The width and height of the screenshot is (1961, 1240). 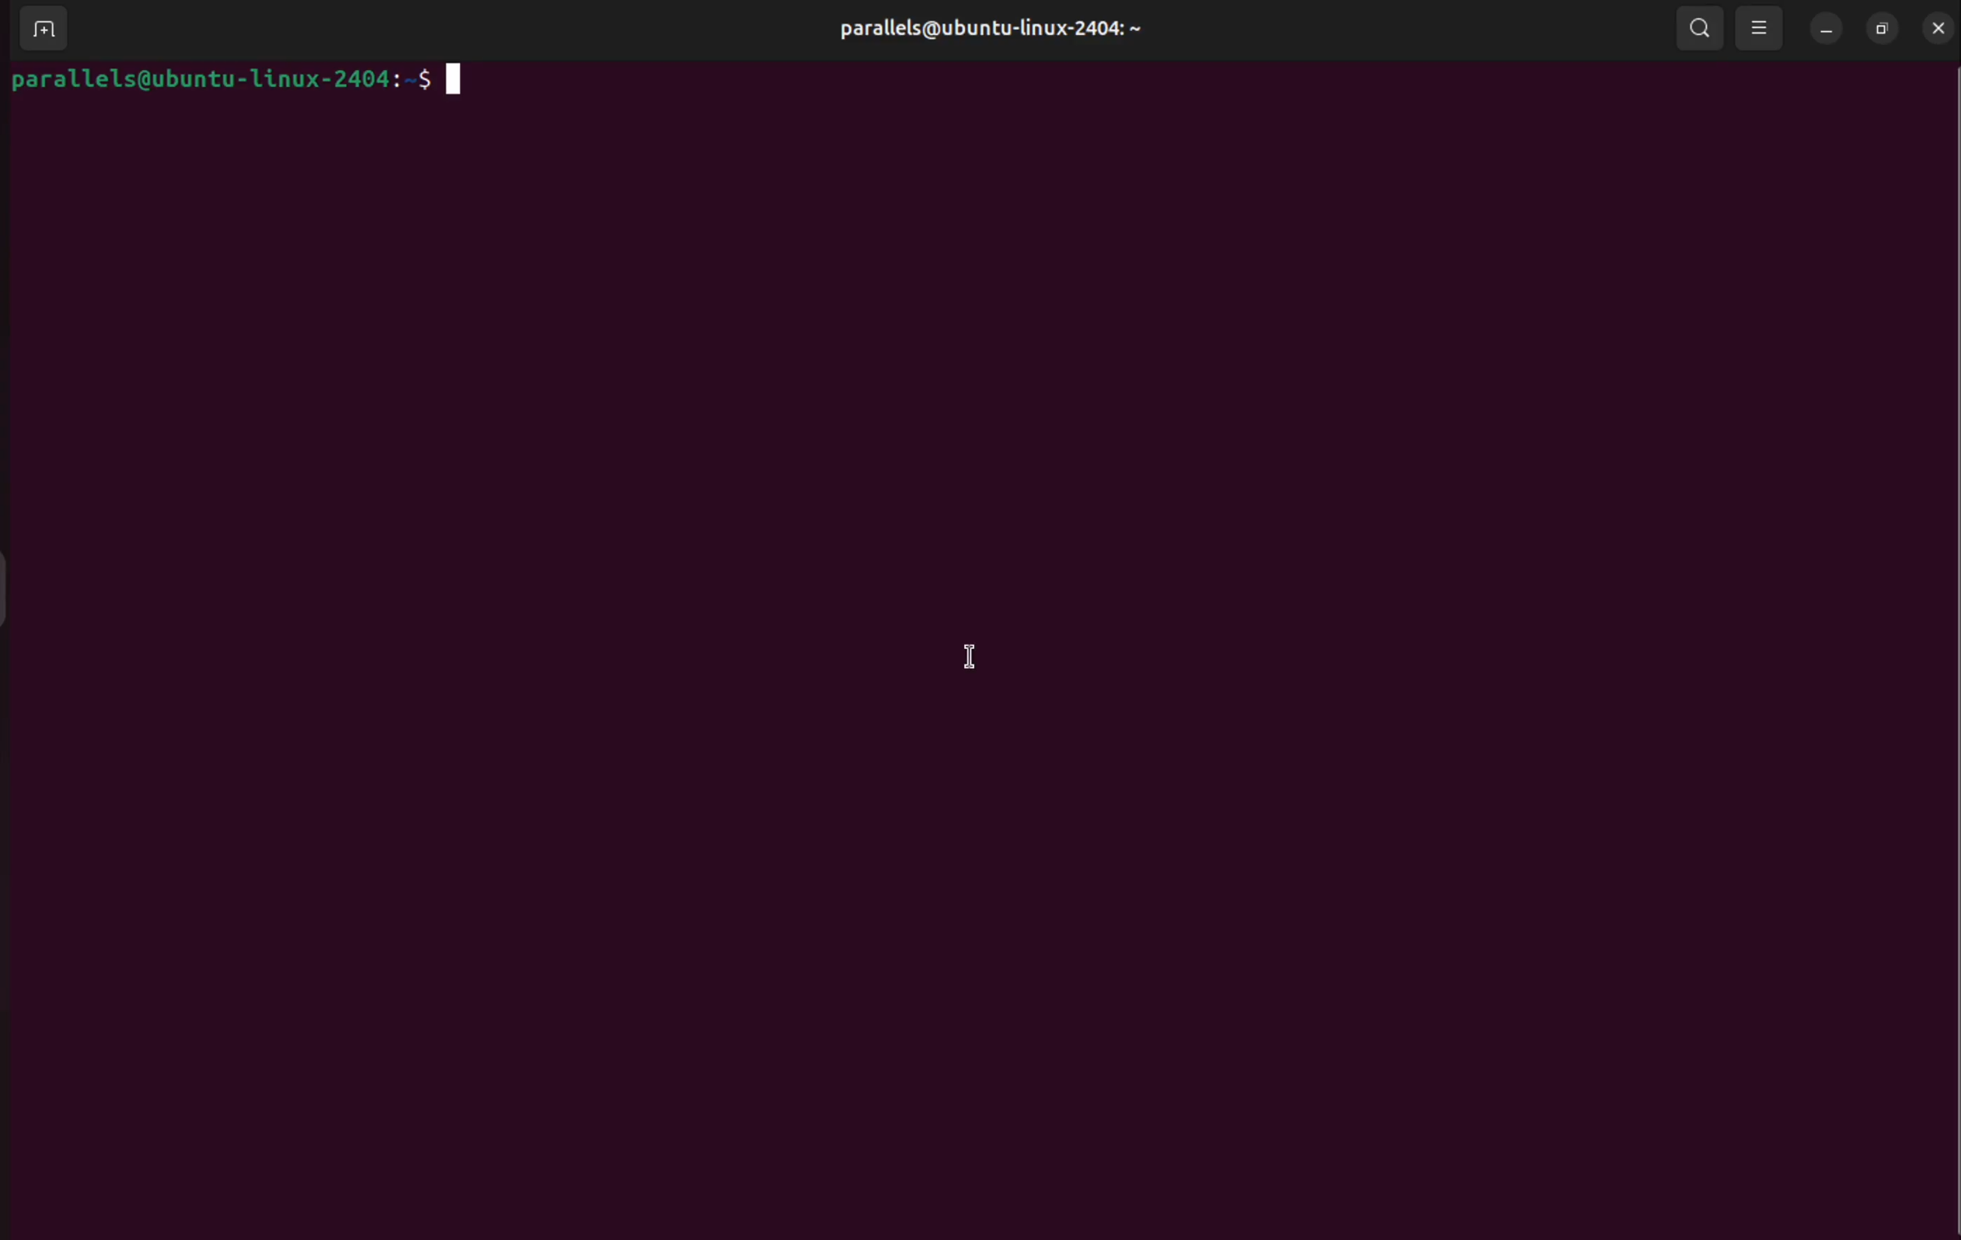 I want to click on text cursor, so click(x=963, y=646).